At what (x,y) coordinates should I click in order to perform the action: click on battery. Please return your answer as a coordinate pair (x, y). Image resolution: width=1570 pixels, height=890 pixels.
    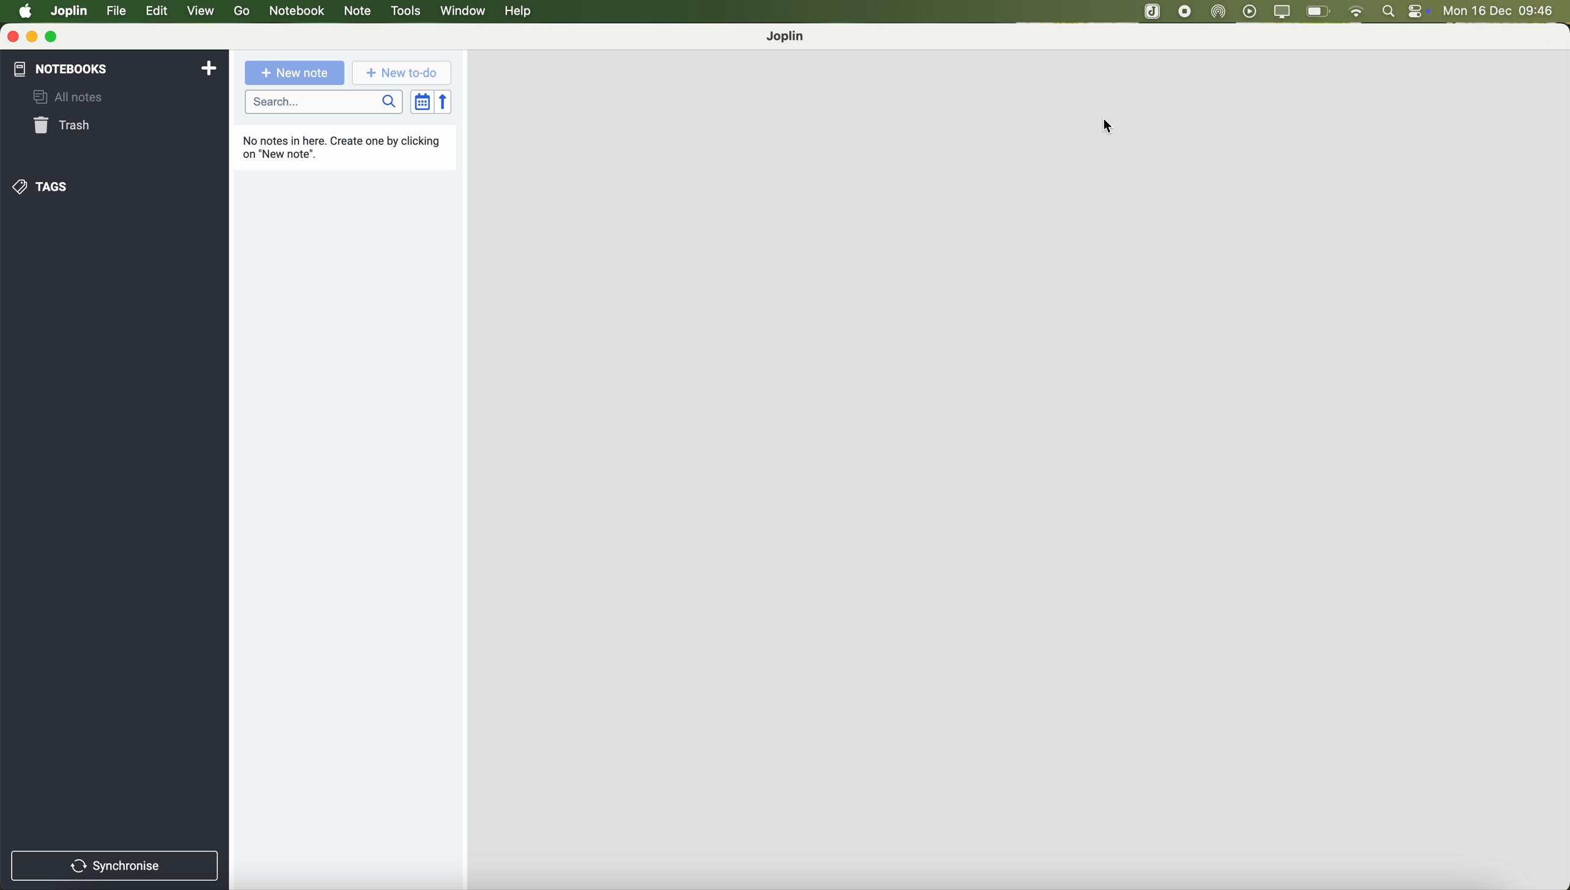
    Looking at the image, I should click on (1319, 11).